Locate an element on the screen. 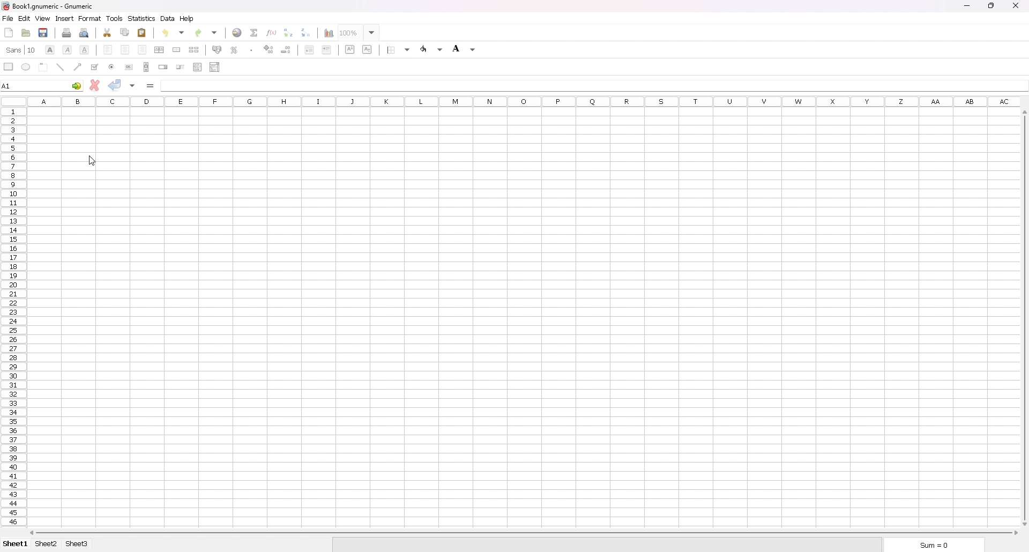 The image size is (1029, 552). open is located at coordinates (26, 33).